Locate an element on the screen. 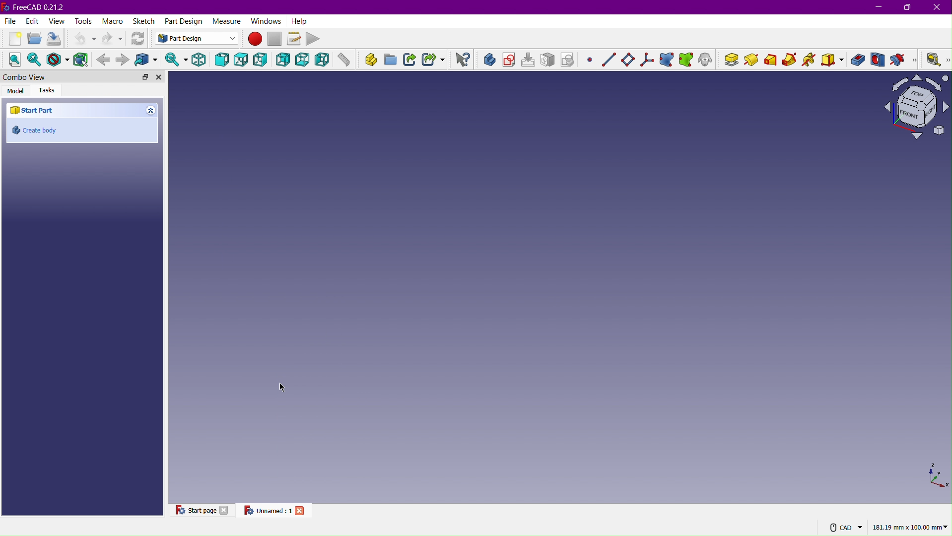 The height and width of the screenshot is (536, 952). What's this? is located at coordinates (462, 61).